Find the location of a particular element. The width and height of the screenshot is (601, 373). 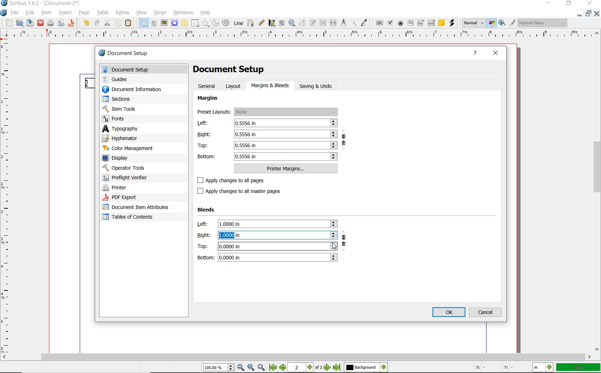

item tools is located at coordinates (121, 110).